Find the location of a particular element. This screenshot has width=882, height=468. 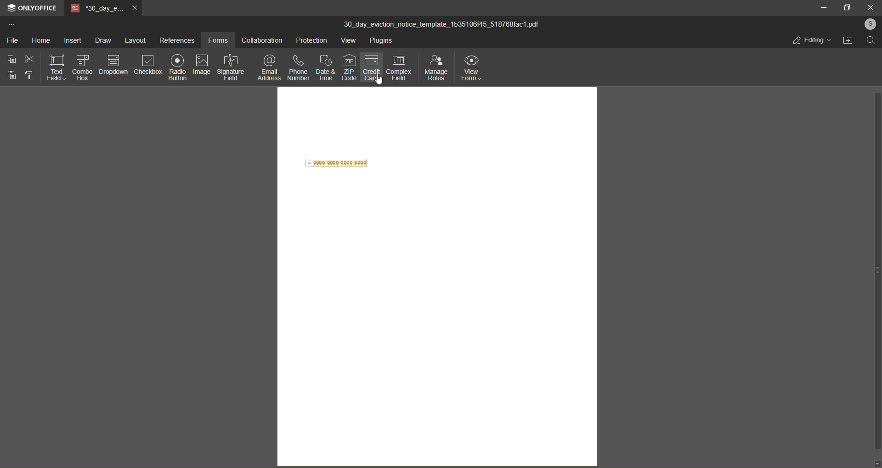

view is located at coordinates (348, 40).